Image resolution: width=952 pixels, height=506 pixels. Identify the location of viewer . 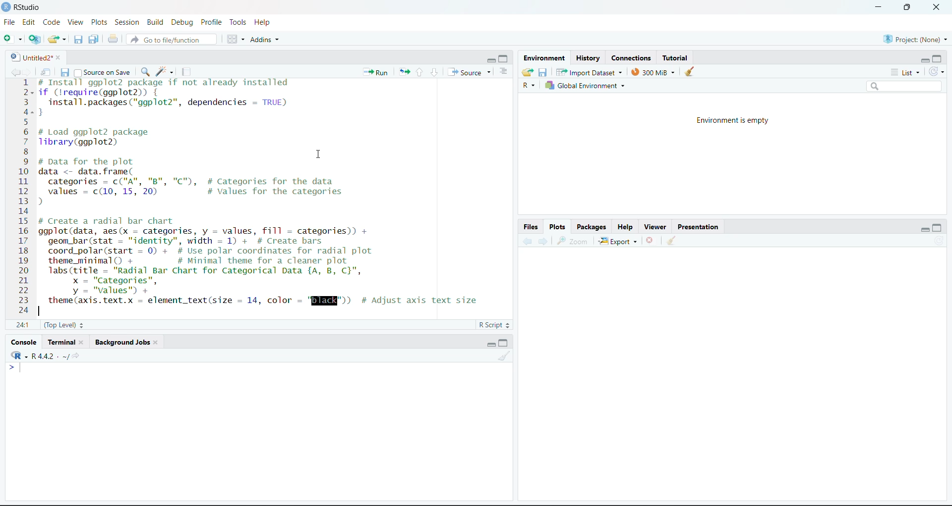
(656, 226).